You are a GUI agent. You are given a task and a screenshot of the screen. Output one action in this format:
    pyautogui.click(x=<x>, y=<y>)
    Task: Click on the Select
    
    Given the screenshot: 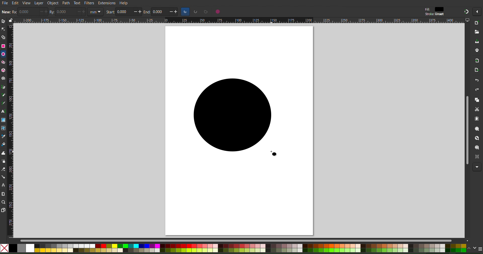 What is the action you would take?
    pyautogui.click(x=4, y=21)
    